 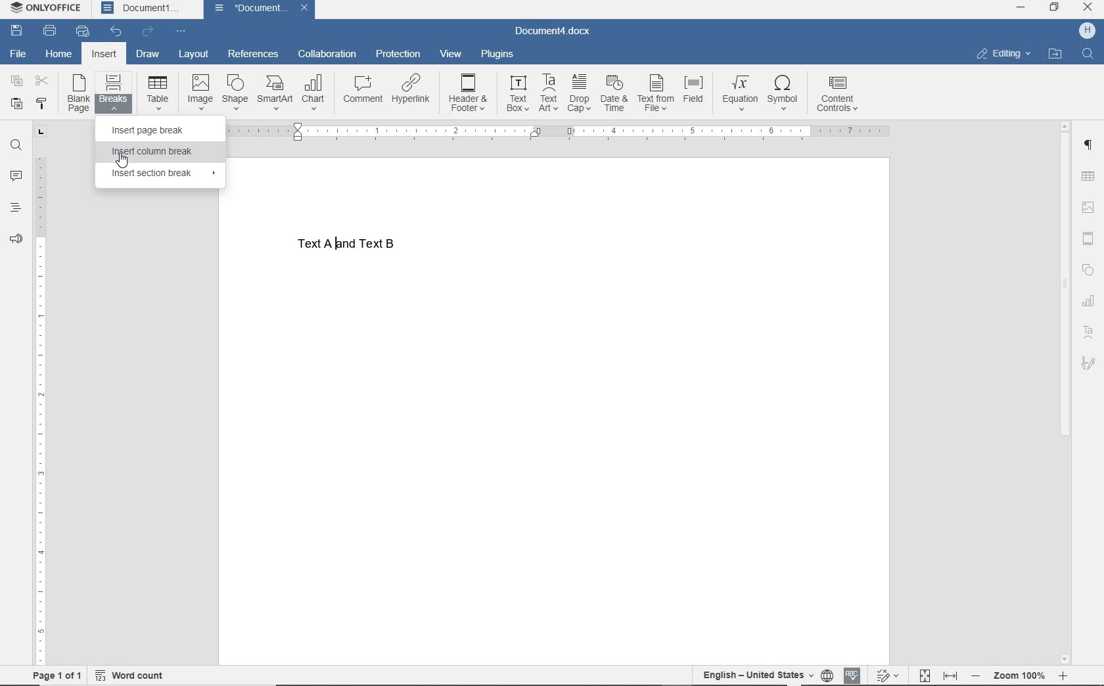 I want to click on FIT TO WIDTH, so click(x=952, y=674).